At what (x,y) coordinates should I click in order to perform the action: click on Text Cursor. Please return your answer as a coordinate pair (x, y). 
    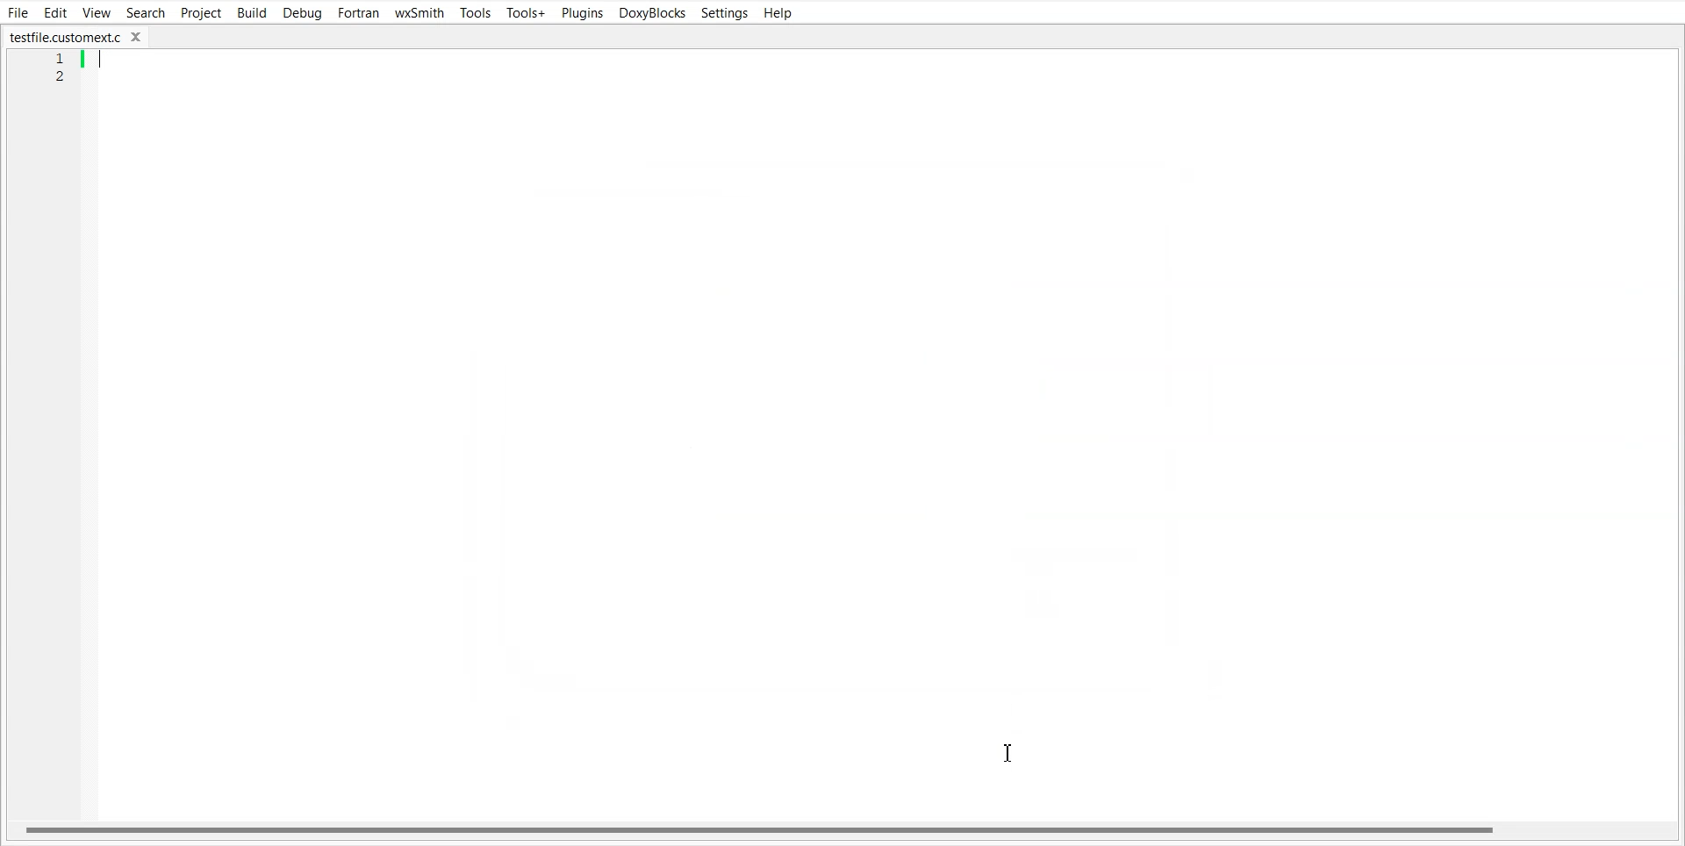
    Looking at the image, I should click on (102, 61).